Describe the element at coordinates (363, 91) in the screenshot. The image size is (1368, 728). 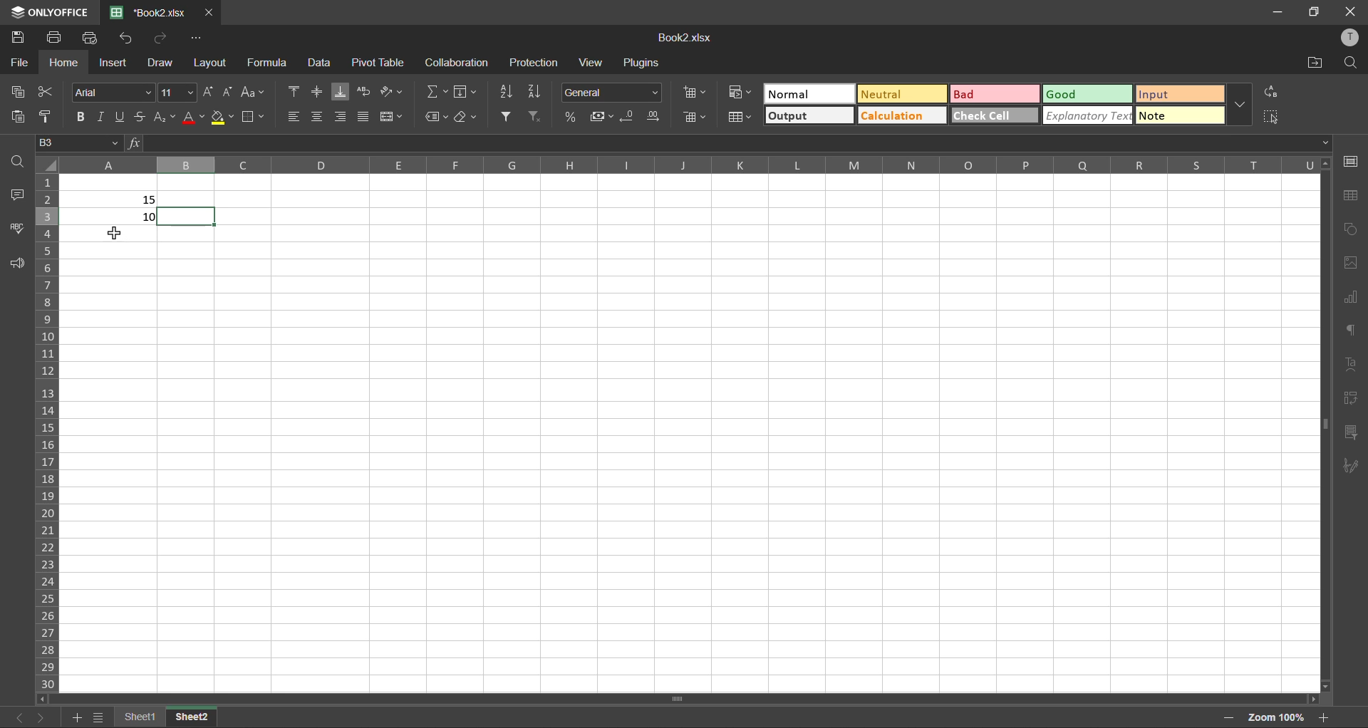
I see `wrap text` at that location.